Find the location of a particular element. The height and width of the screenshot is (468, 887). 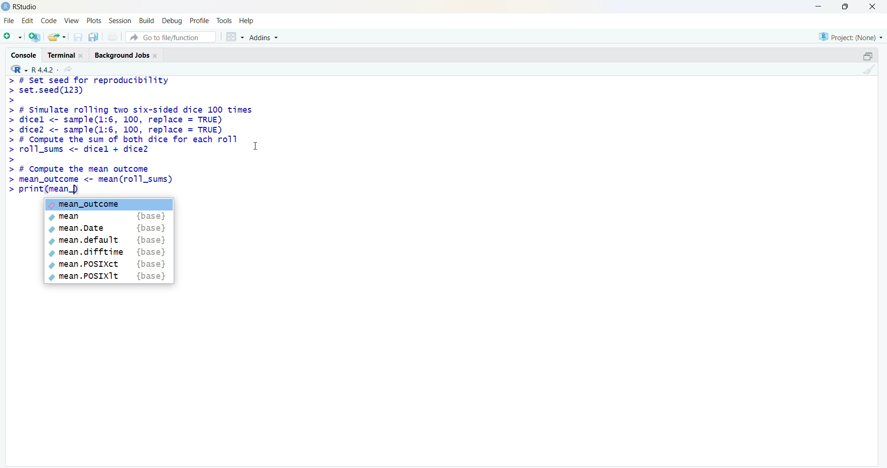

share folder as is located at coordinates (56, 37).